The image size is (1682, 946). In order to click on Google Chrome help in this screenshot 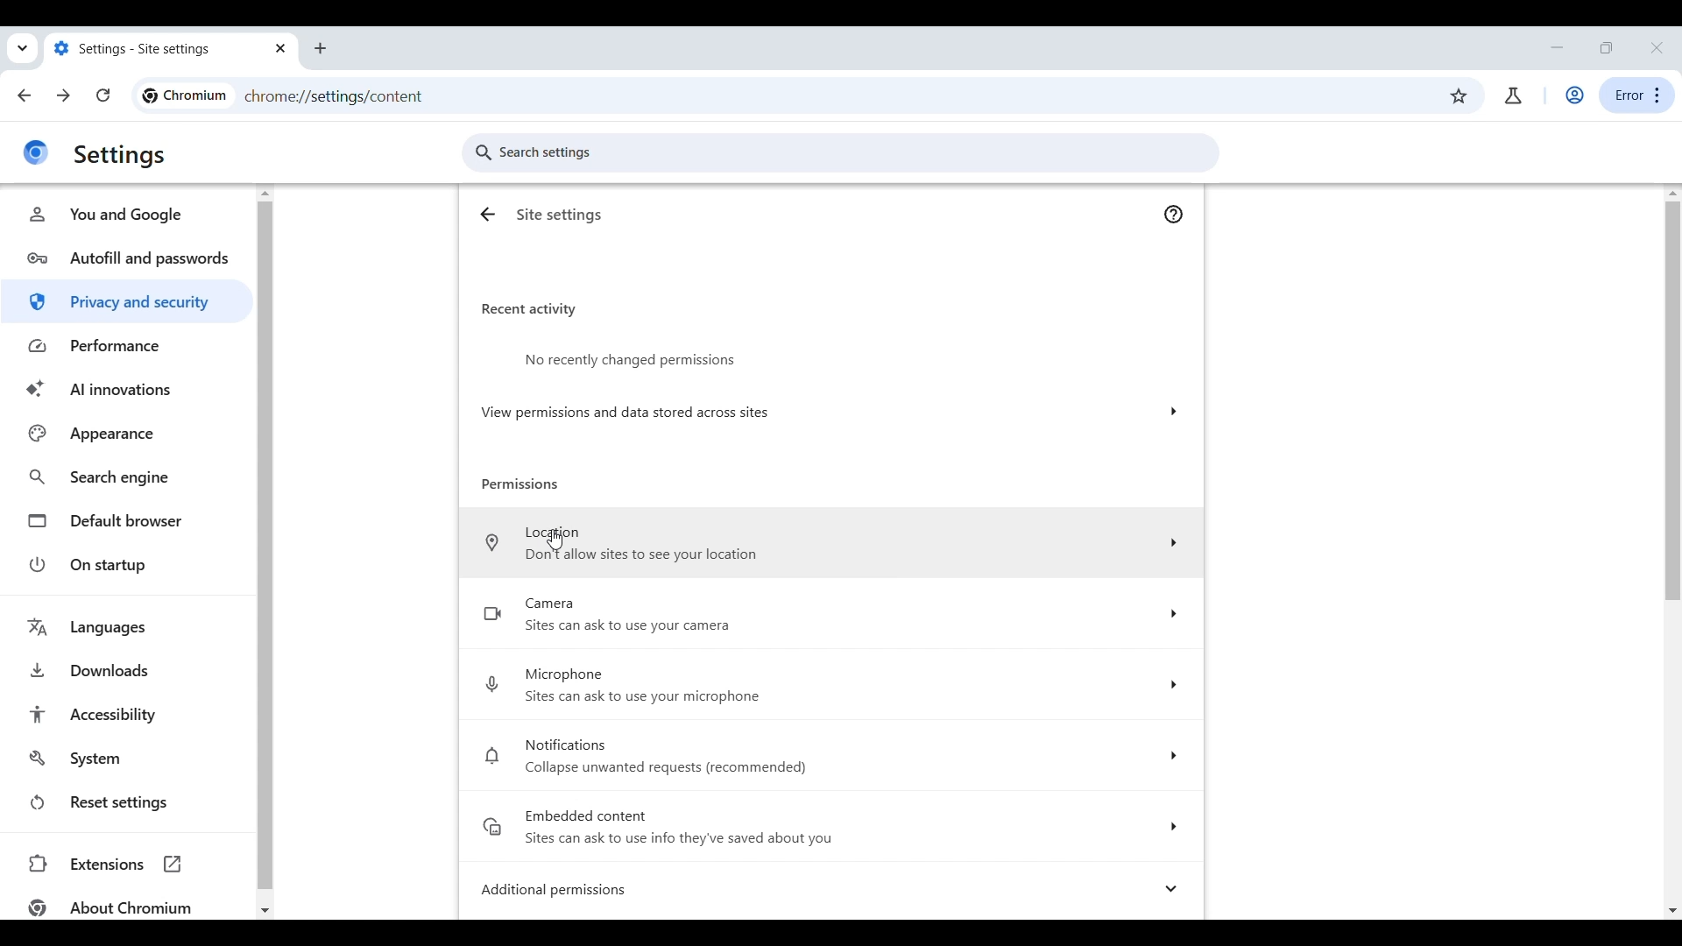, I will do `click(1173, 214)`.